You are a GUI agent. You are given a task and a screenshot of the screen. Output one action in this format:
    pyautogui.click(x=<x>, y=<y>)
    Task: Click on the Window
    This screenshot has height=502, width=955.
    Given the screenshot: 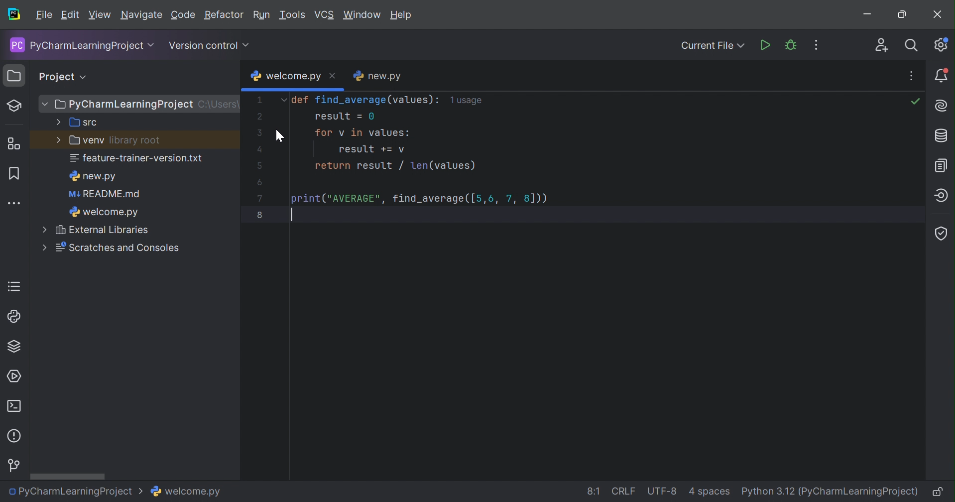 What is the action you would take?
    pyautogui.click(x=363, y=16)
    